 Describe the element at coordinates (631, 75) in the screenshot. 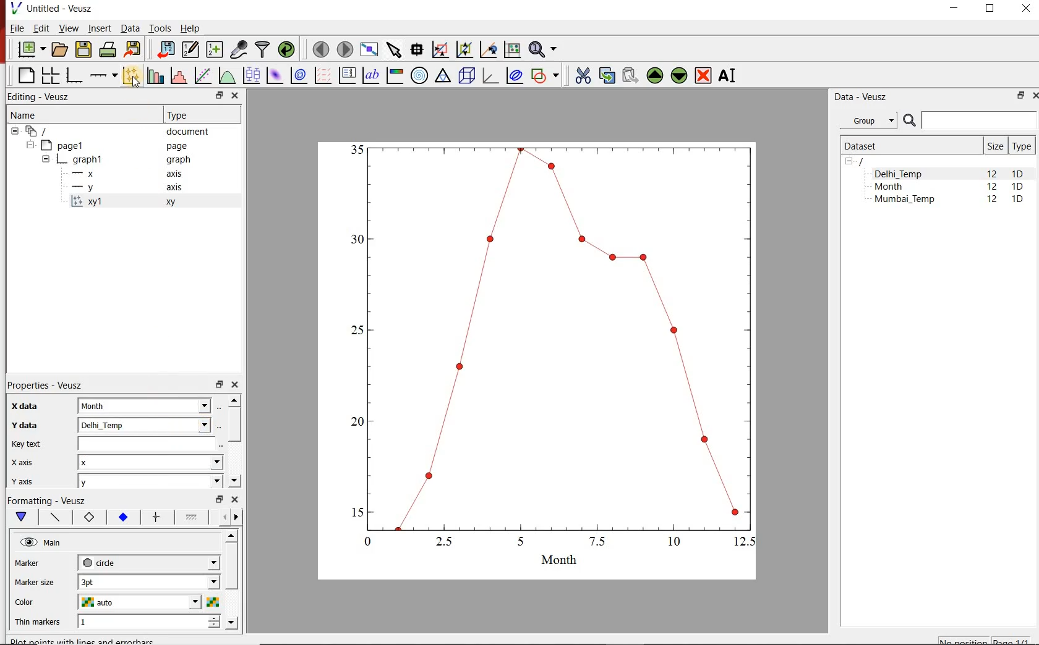

I see `paste widget from the clipboard` at that location.